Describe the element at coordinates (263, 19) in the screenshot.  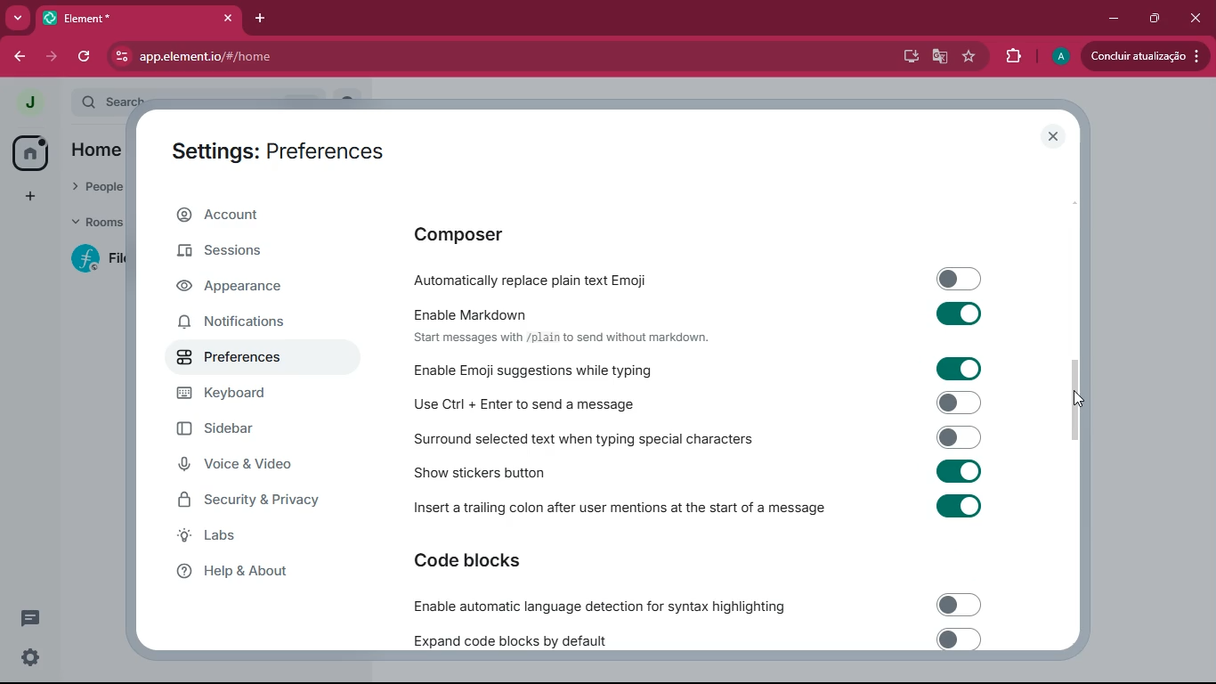
I see `add tab` at that location.